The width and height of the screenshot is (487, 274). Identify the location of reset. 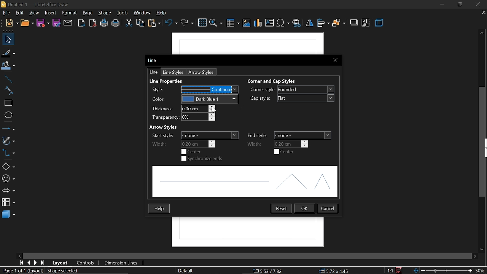
(282, 209).